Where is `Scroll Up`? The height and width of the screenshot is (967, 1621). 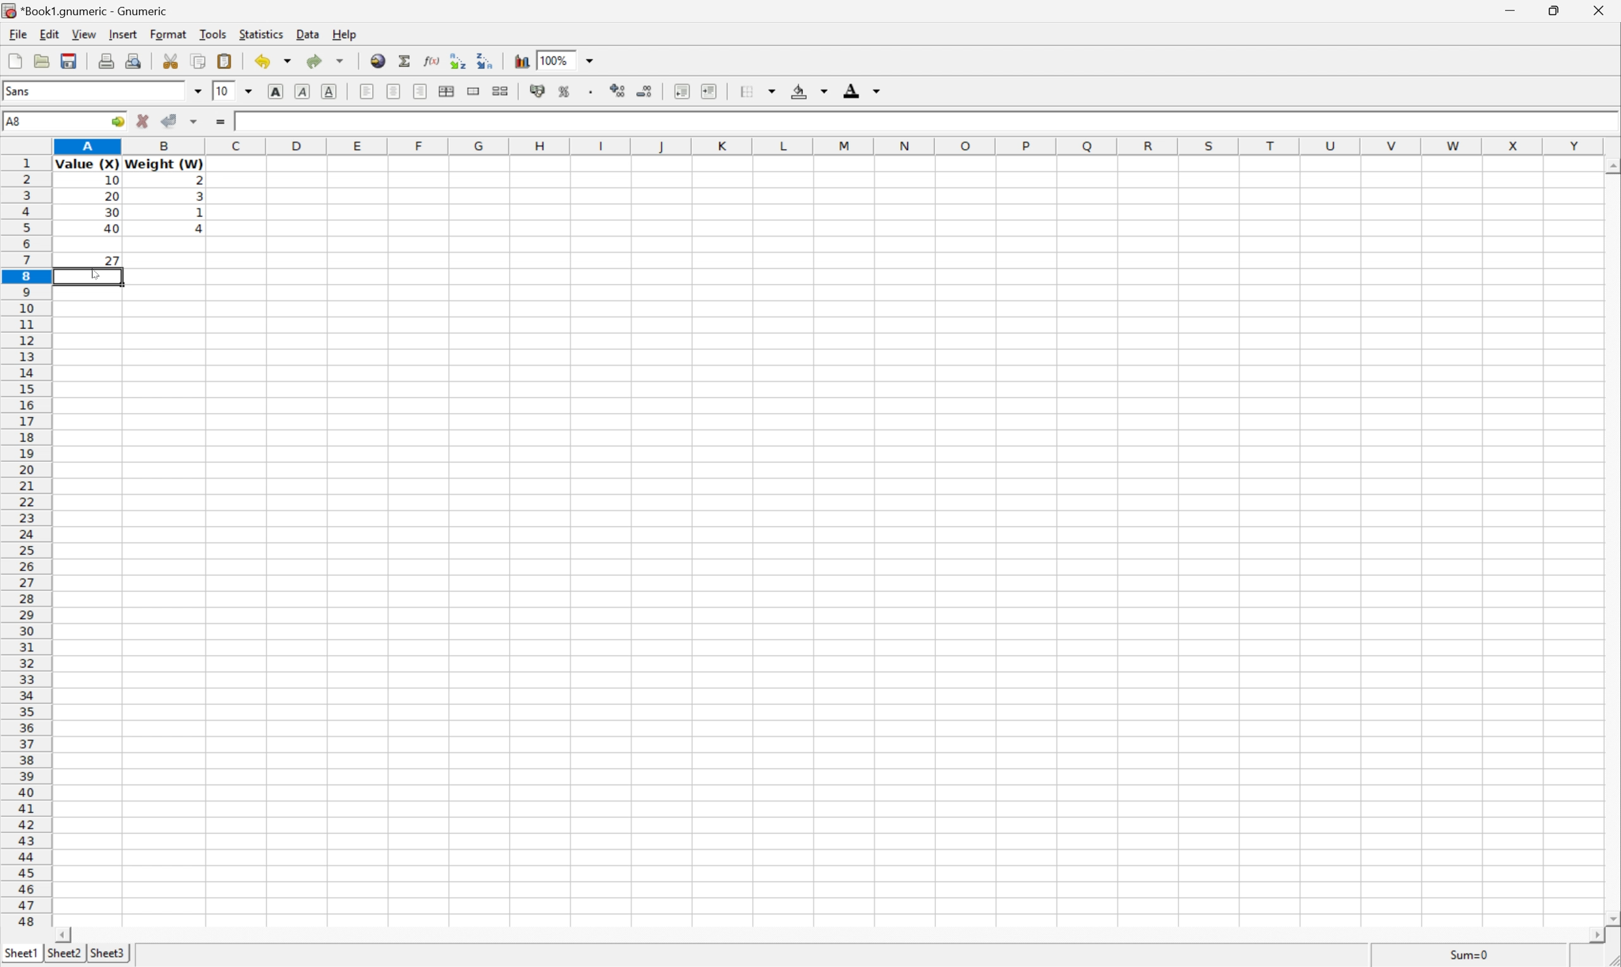 Scroll Up is located at coordinates (1611, 166).